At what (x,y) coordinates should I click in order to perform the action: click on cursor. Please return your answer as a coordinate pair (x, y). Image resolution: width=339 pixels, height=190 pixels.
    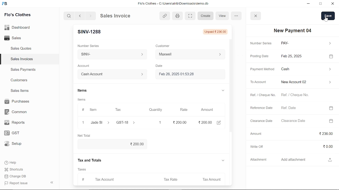
    Looking at the image, I should click on (326, 19).